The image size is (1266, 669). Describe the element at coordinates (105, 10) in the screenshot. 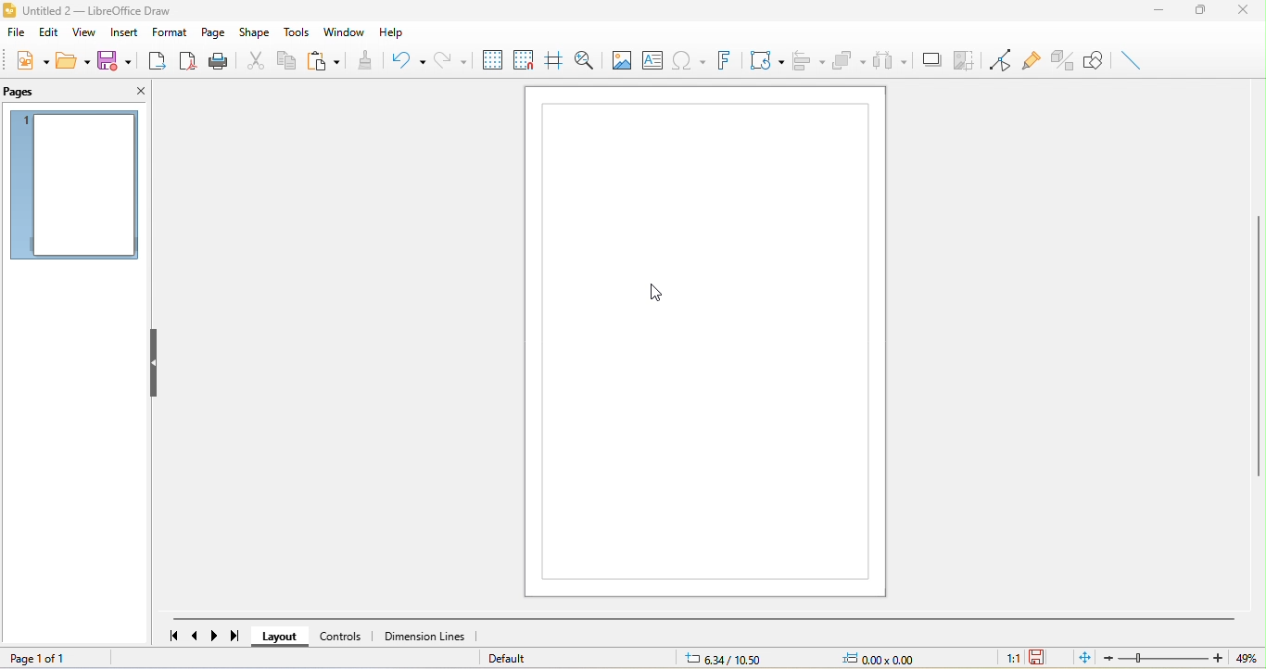

I see `Untitled 2 — LibreOffice Draw` at that location.